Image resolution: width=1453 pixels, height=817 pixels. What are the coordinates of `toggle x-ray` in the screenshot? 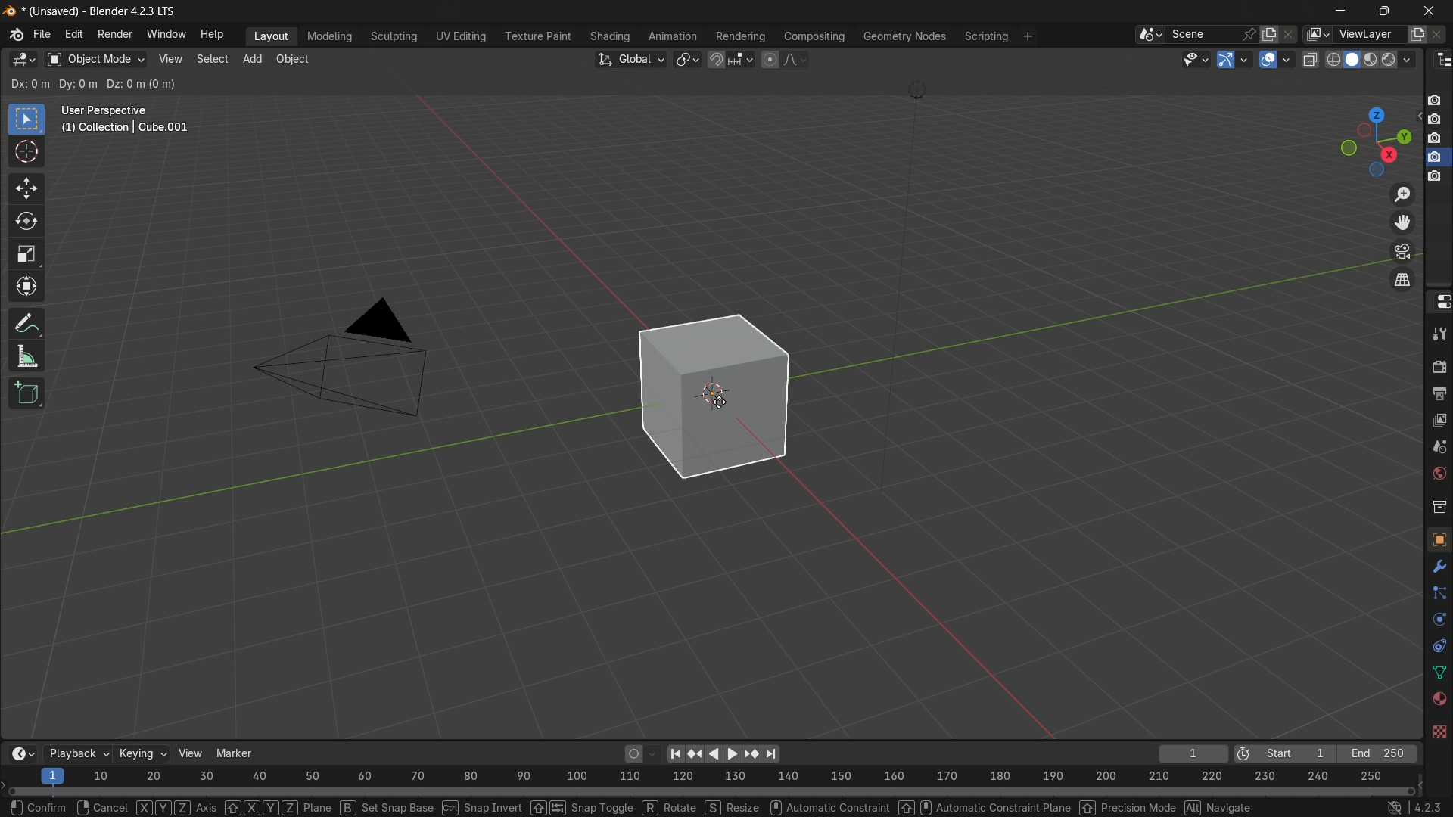 It's located at (1310, 59).